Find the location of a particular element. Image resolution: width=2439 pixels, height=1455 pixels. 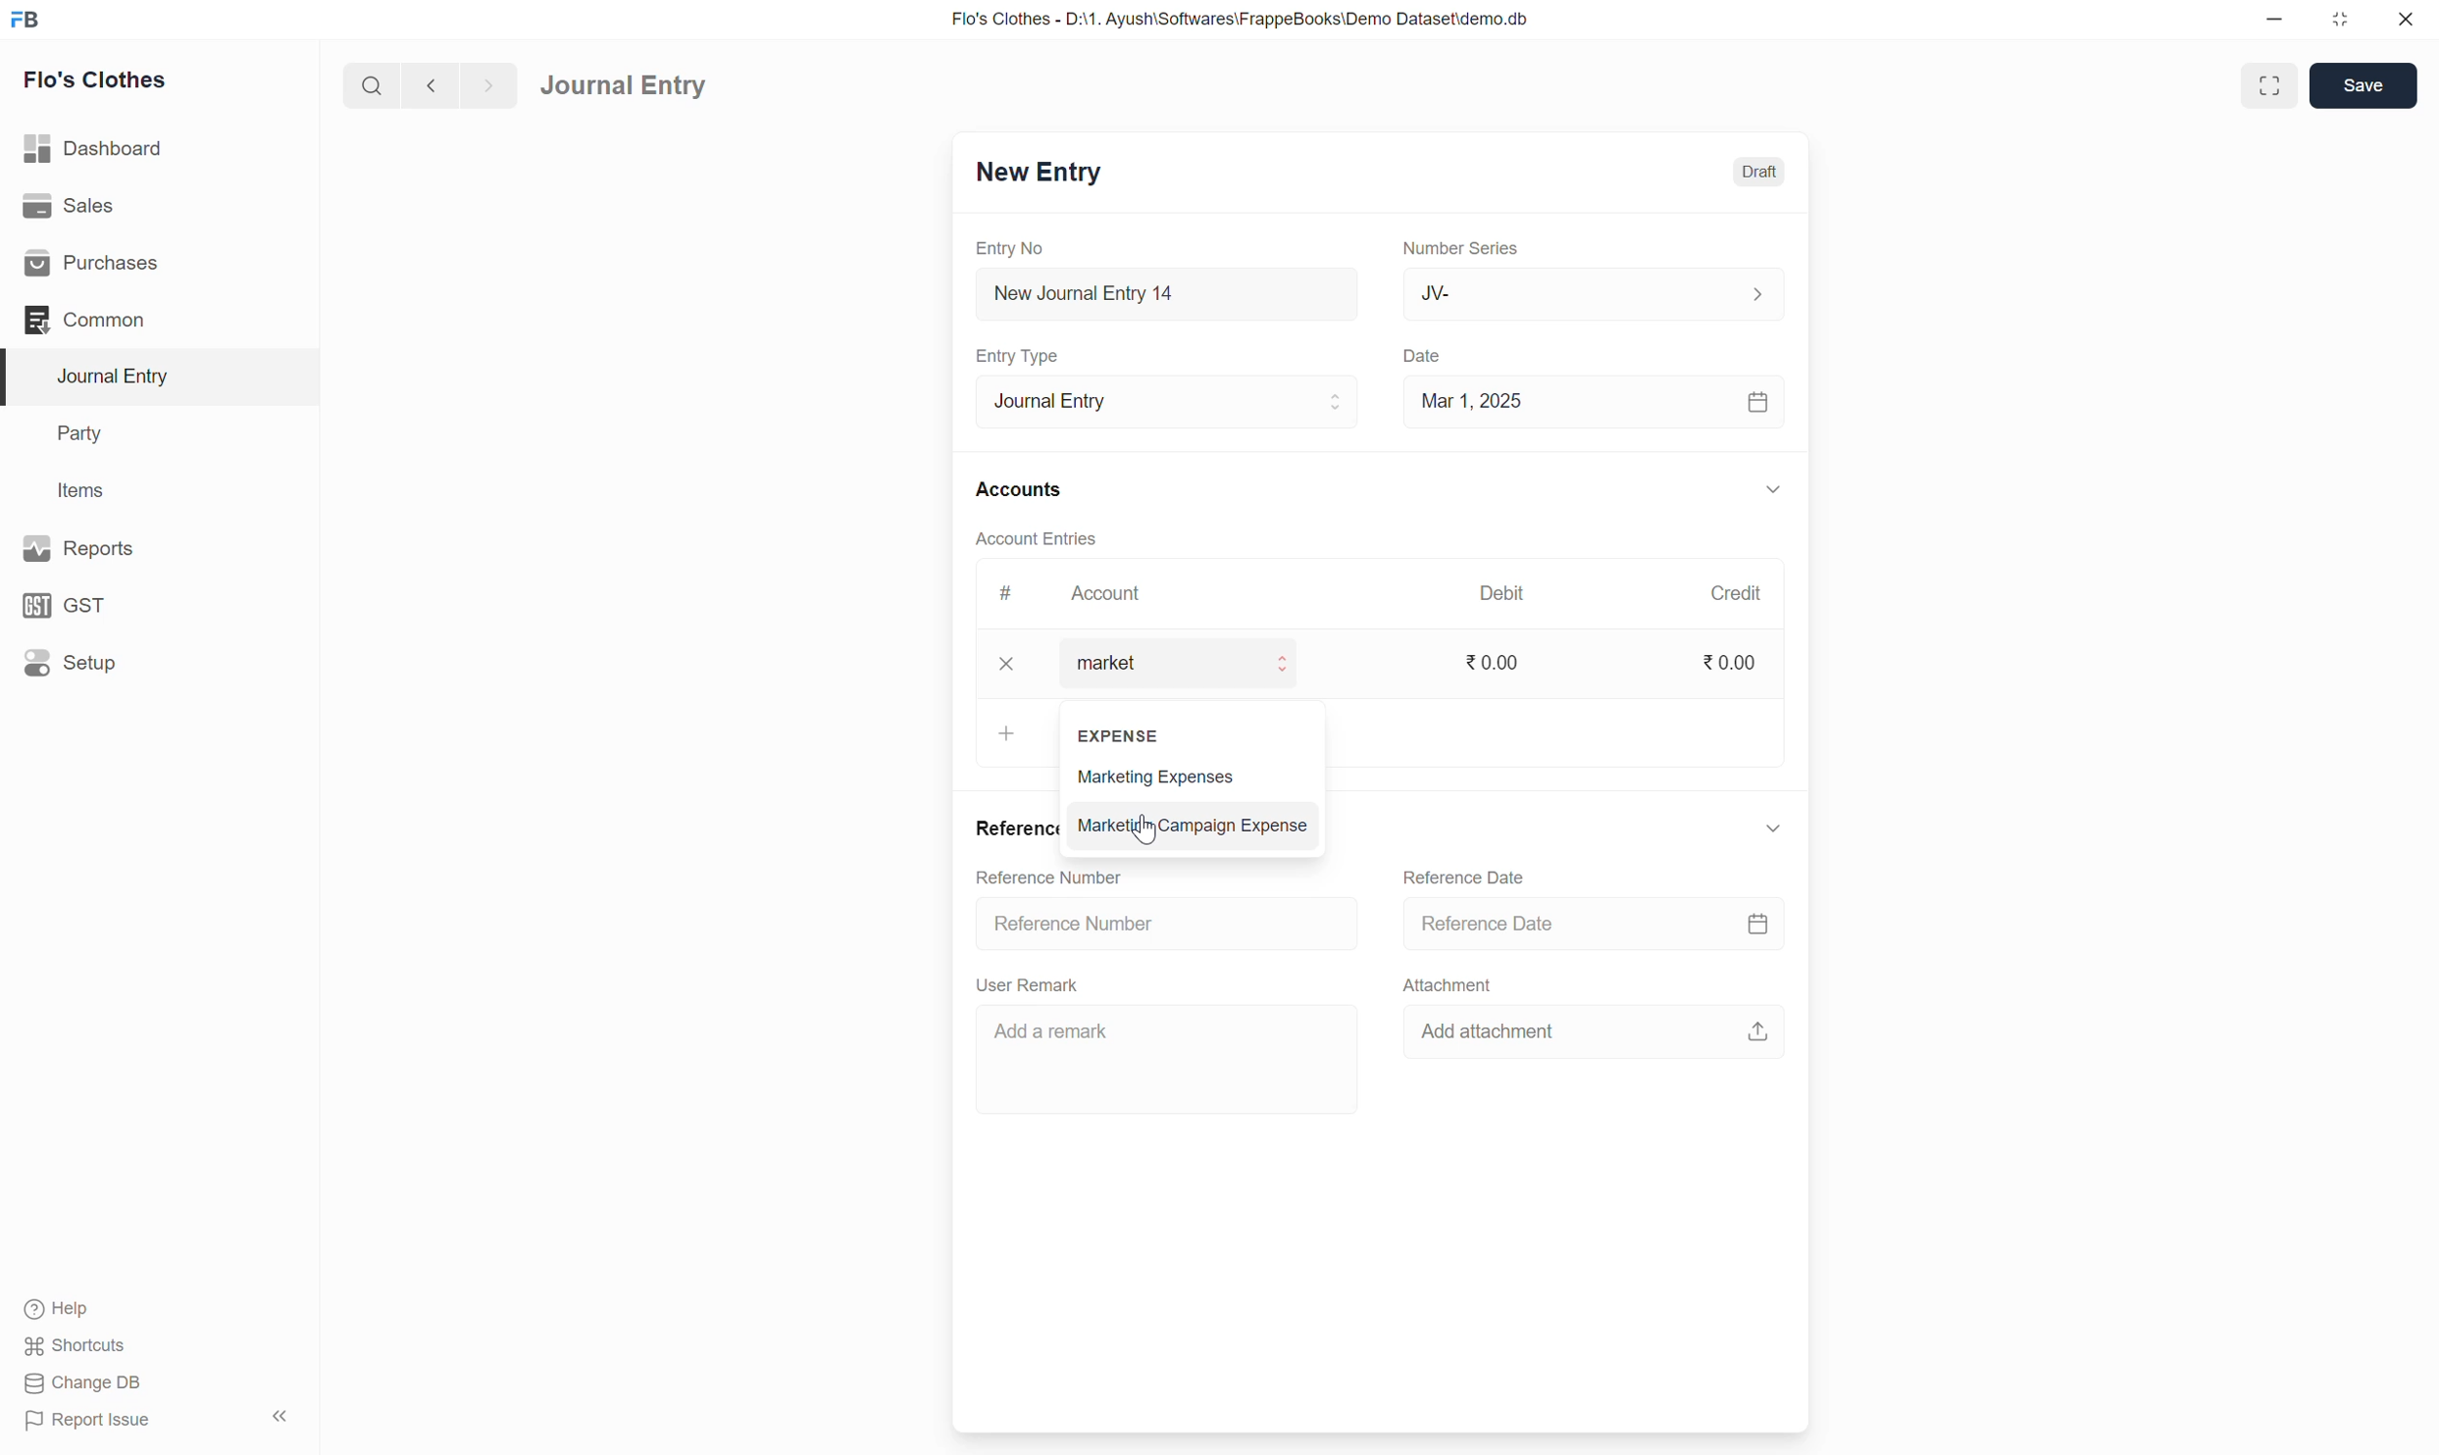

back is located at coordinates (427, 85).